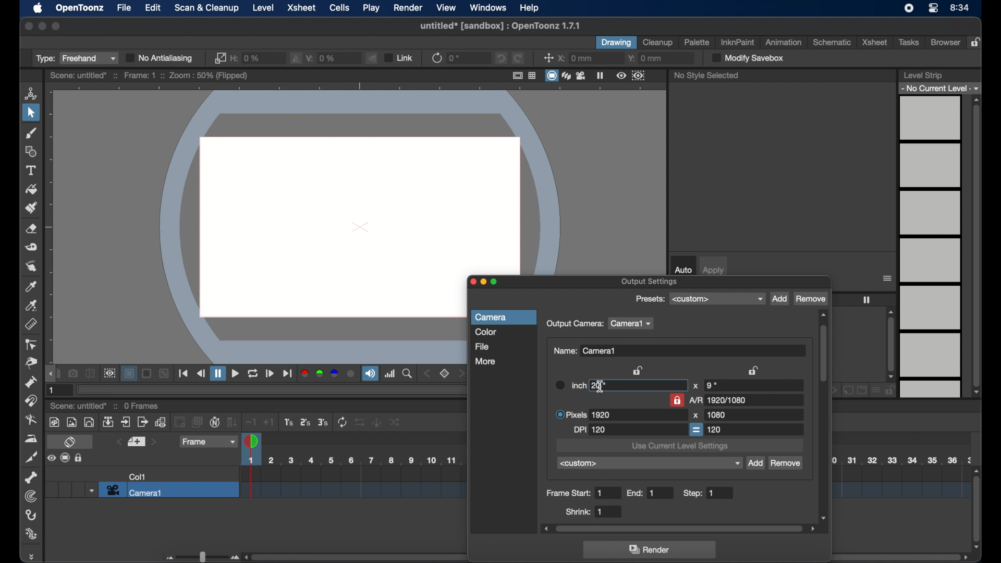 Image resolution: width=1001 pixels, height=563 pixels. What do you see at coordinates (755, 463) in the screenshot?
I see `add` at bounding box center [755, 463].